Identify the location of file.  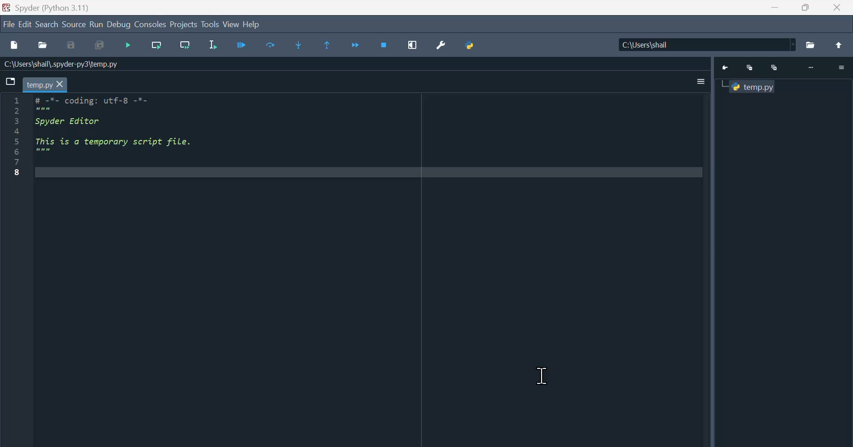
(8, 24).